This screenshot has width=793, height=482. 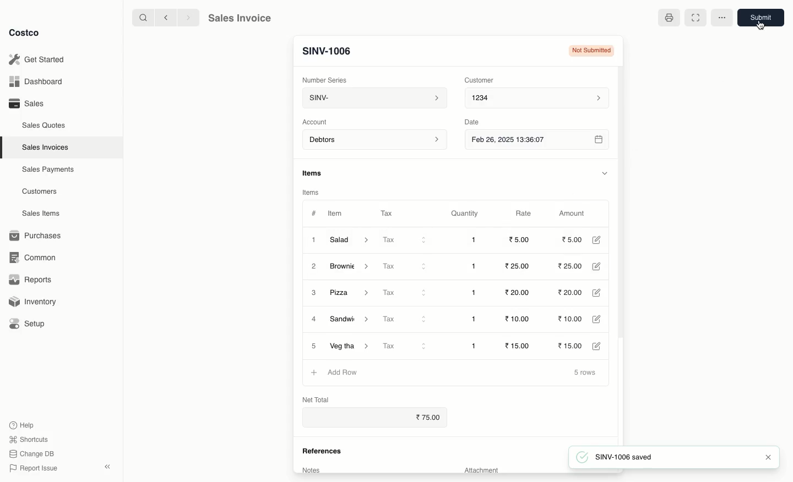 What do you see at coordinates (322, 451) in the screenshot?
I see `References` at bounding box center [322, 451].